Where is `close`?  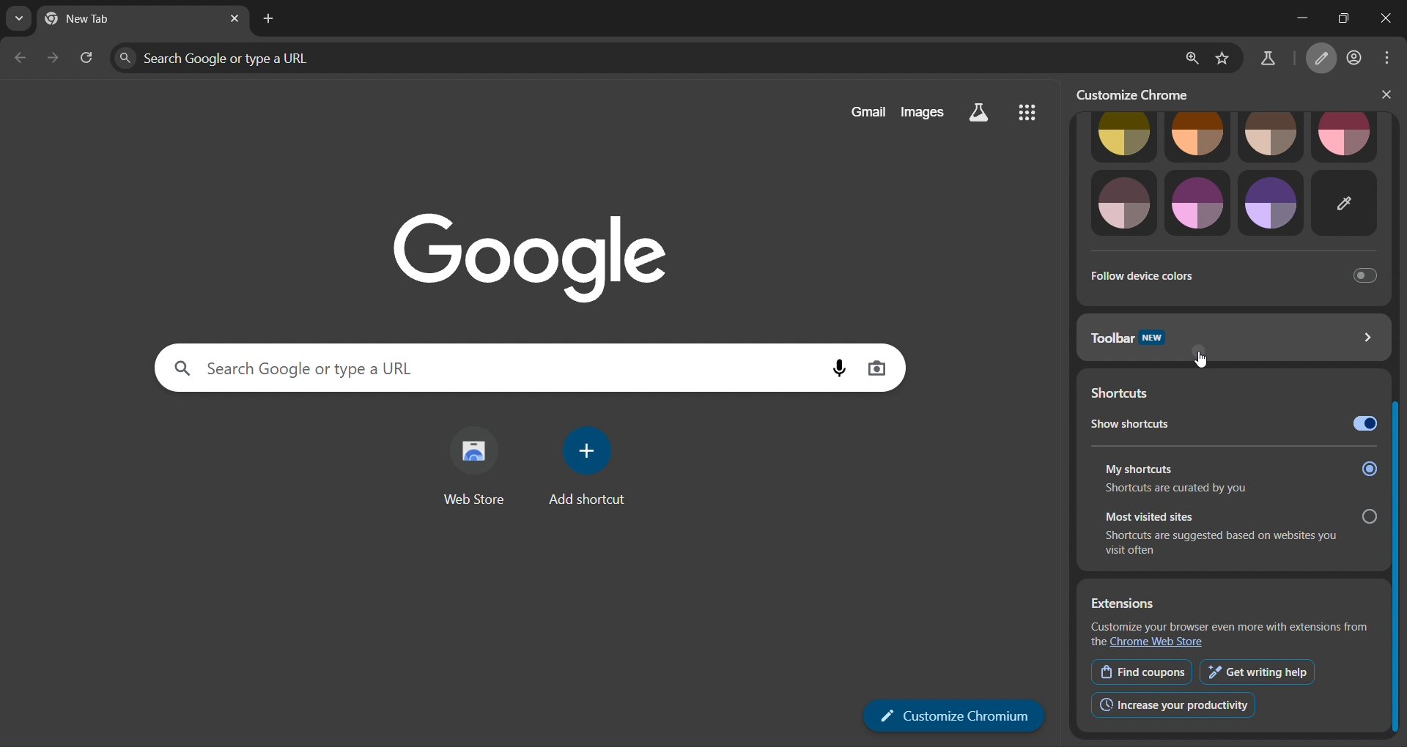 close is located at coordinates (1380, 19).